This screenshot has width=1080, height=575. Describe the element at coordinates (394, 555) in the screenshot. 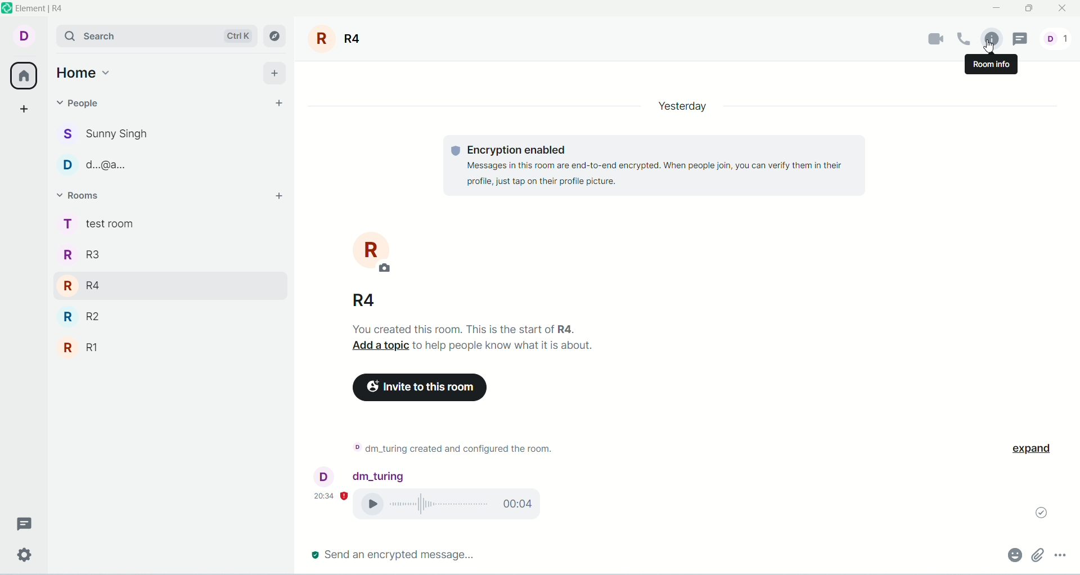

I see `send message` at that location.